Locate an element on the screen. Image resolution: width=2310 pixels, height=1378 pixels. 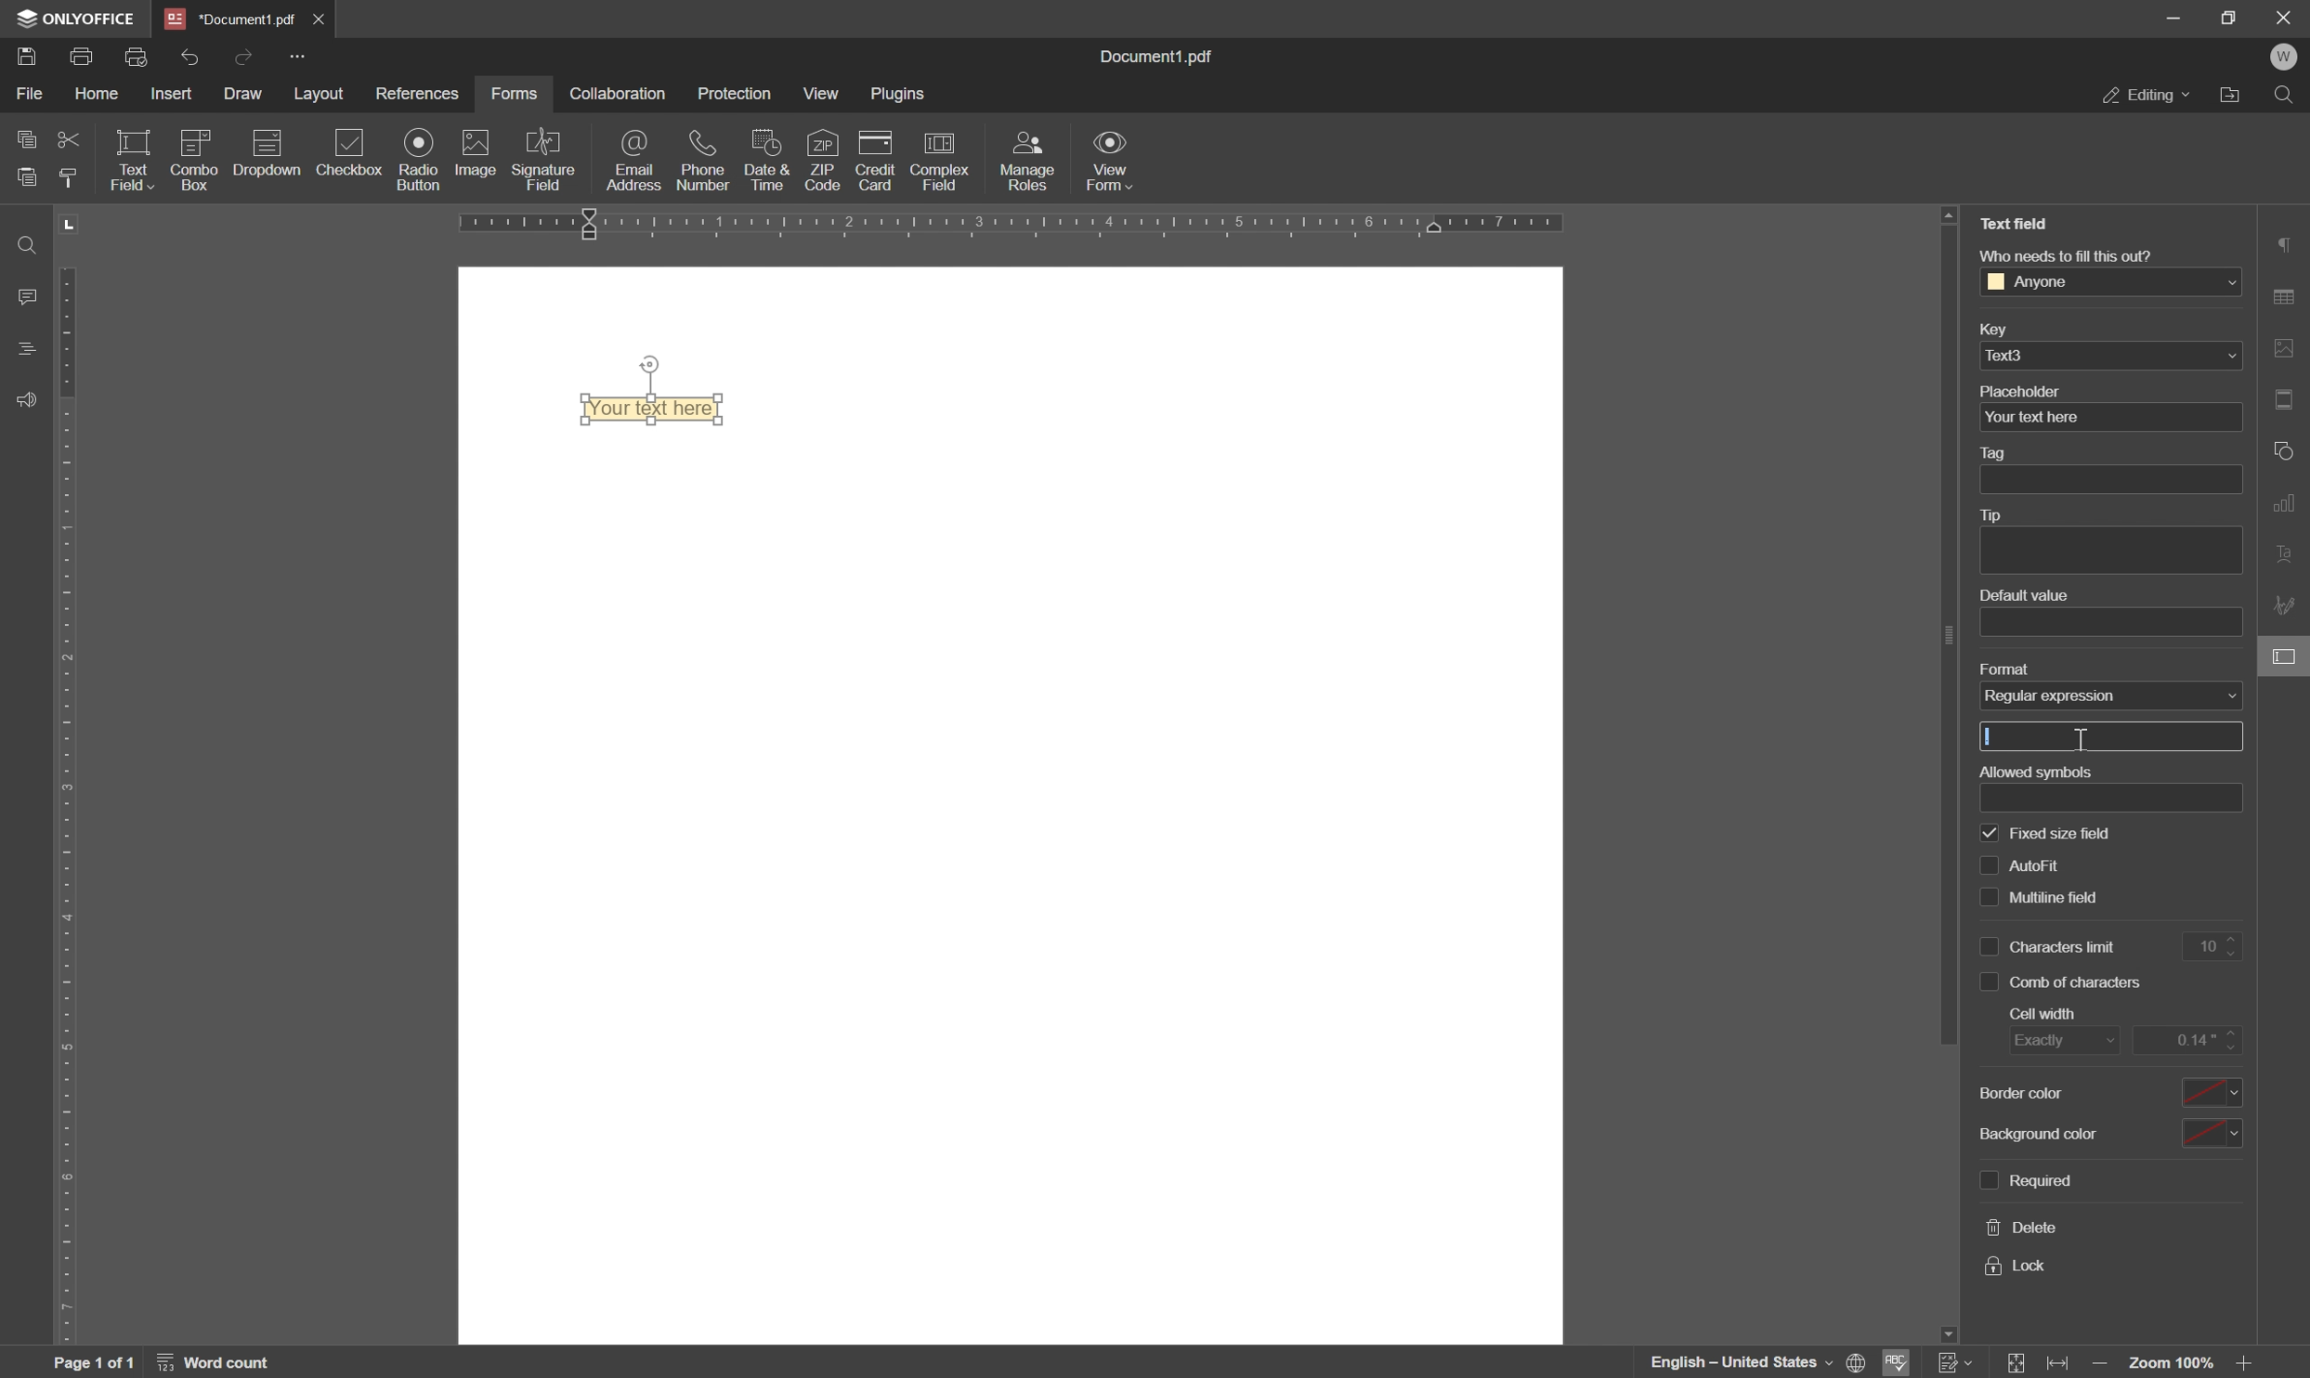
headings is located at coordinates (21, 350).